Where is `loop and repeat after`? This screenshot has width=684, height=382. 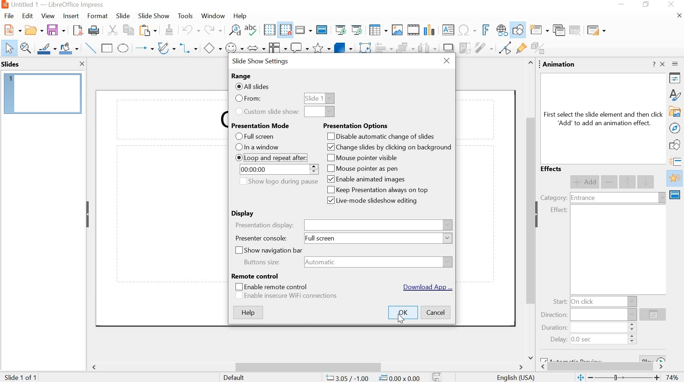 loop and repeat after is located at coordinates (270, 158).